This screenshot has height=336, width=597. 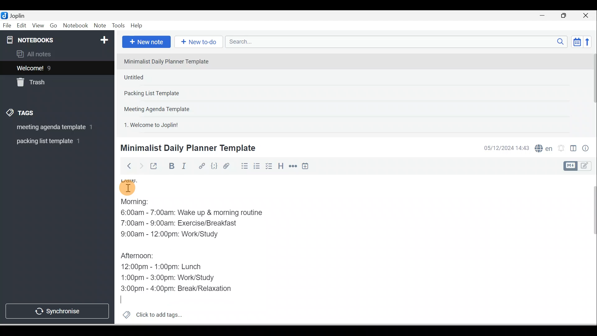 I want to click on View, so click(x=38, y=26).